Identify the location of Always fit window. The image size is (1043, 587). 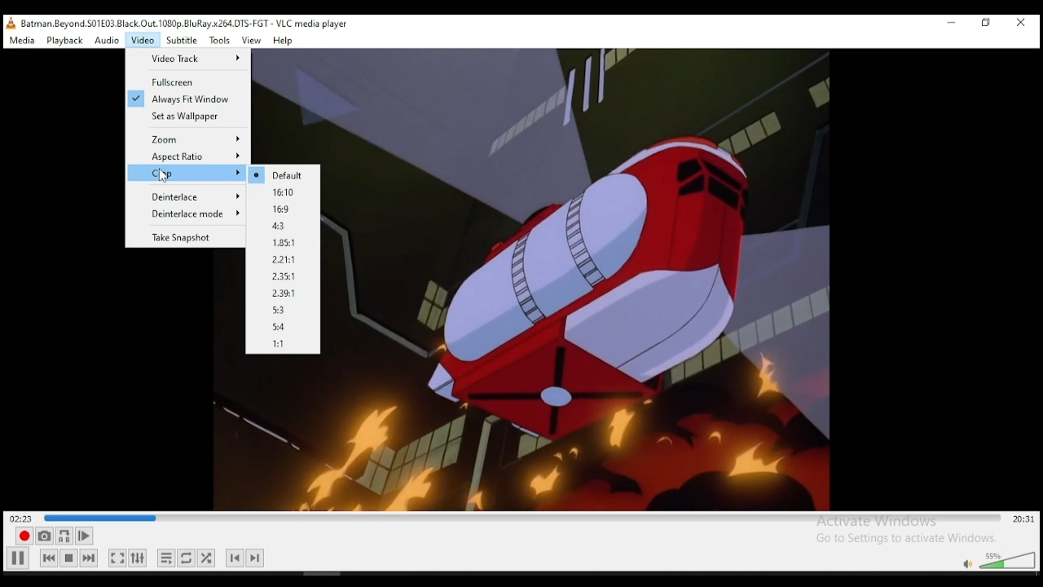
(183, 98).